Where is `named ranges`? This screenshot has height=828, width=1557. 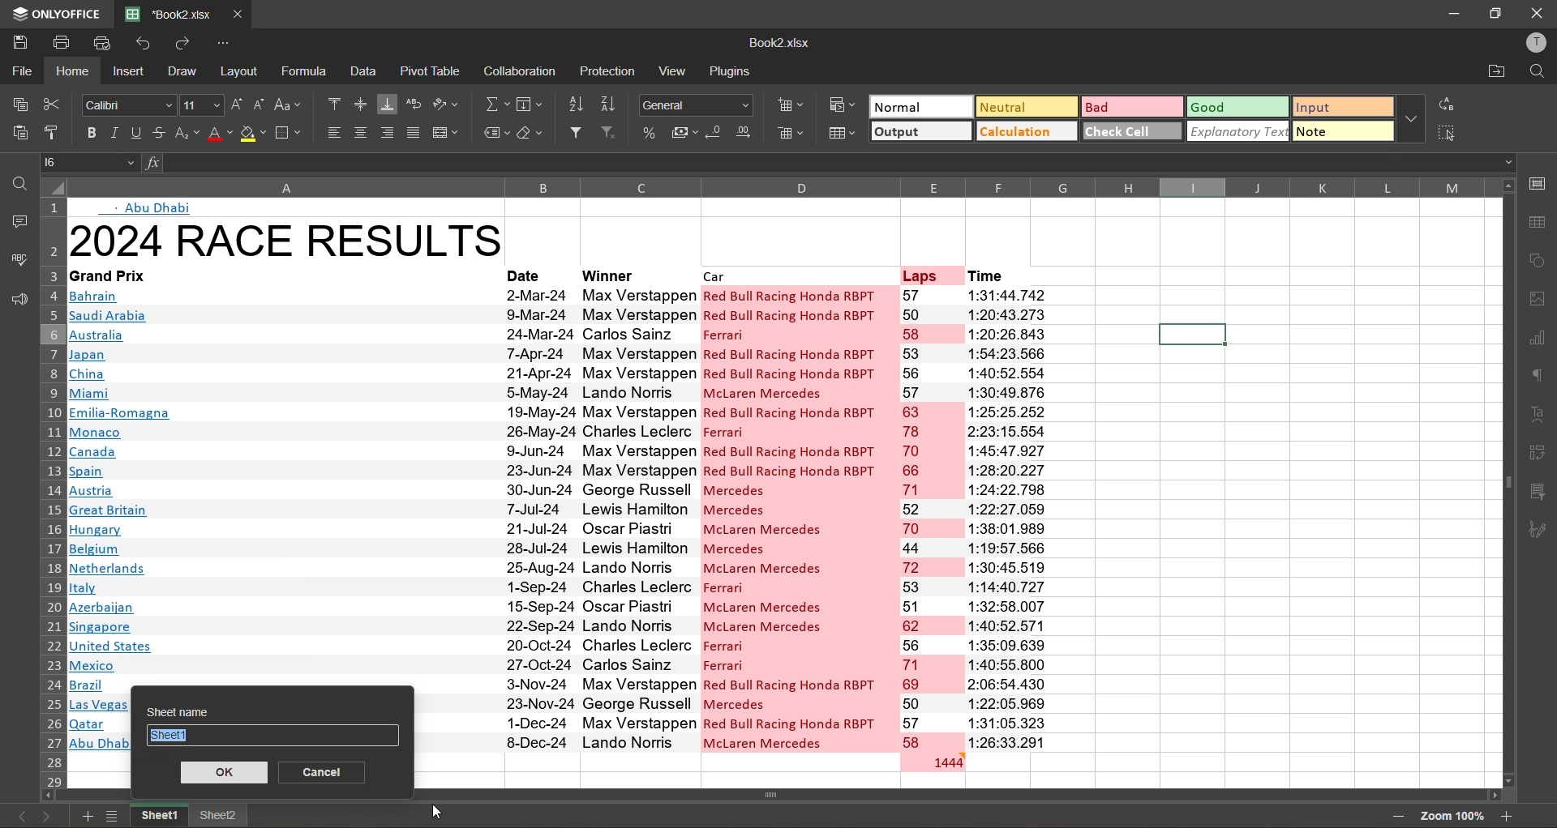 named ranges is located at coordinates (492, 135).